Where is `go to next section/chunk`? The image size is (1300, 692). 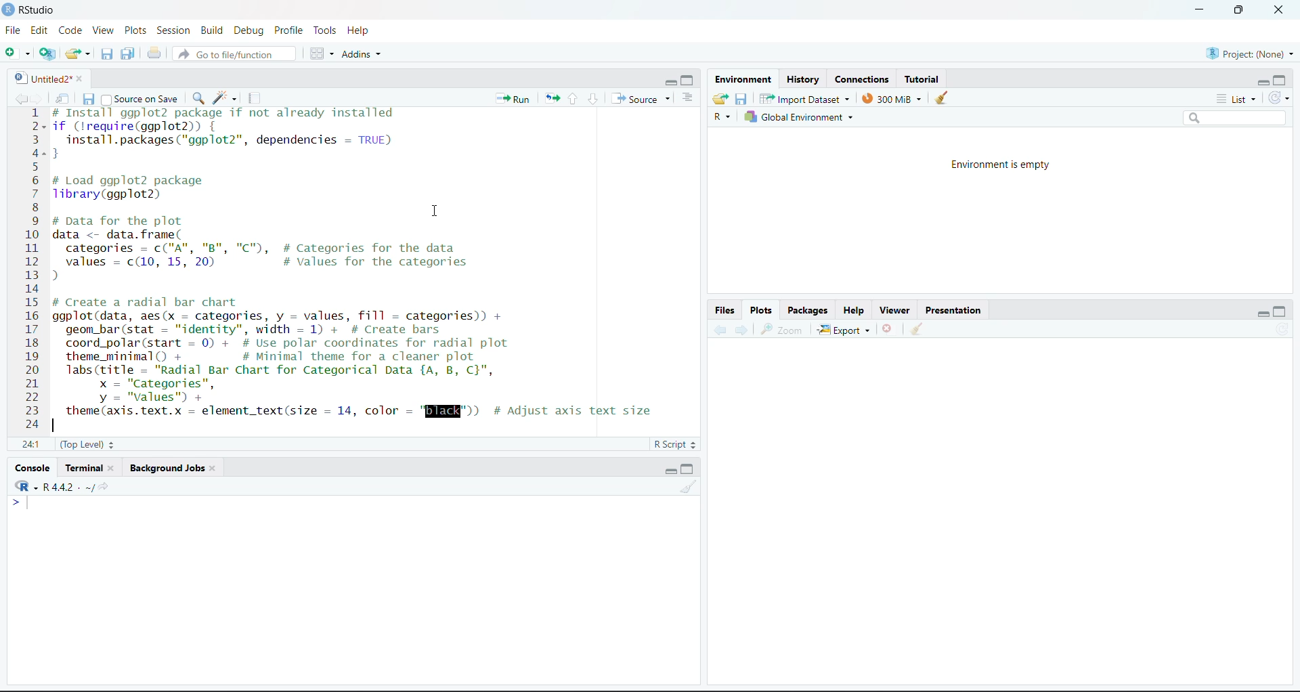 go to next section/chunk is located at coordinates (574, 98).